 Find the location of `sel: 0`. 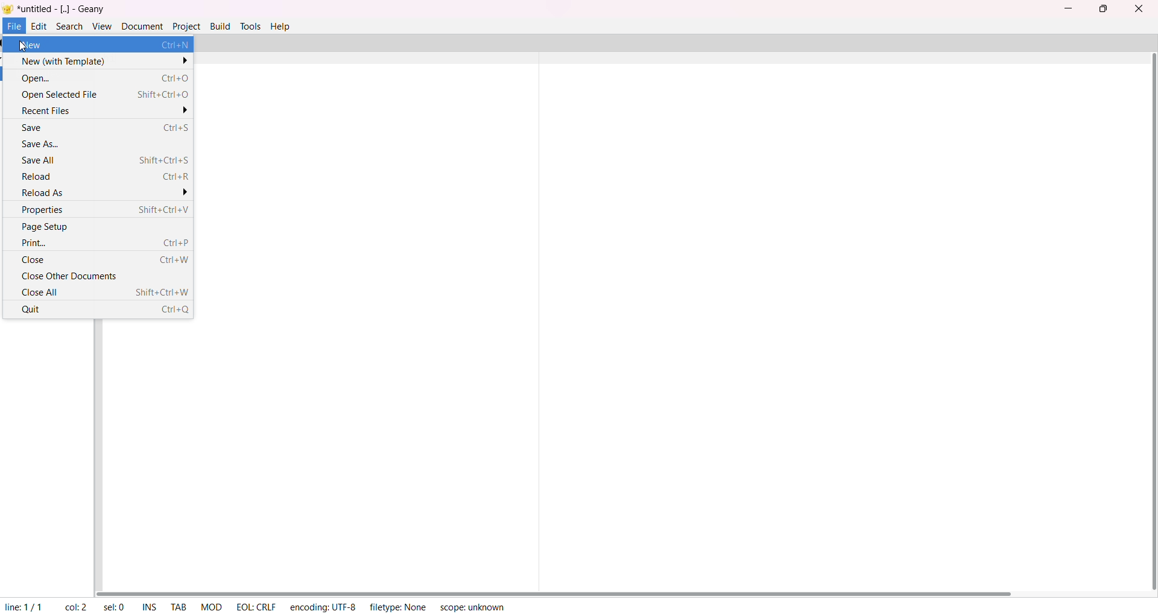

sel: 0 is located at coordinates (113, 605).